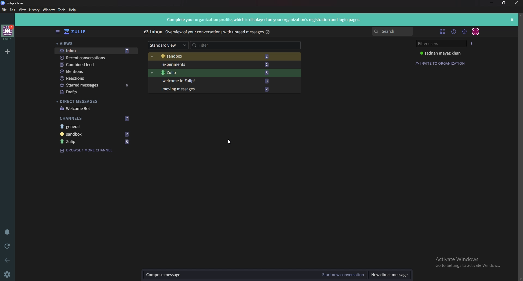 This screenshot has width=523, height=281. What do you see at coordinates (219, 57) in the screenshot?
I see `Sandbox` at bounding box center [219, 57].